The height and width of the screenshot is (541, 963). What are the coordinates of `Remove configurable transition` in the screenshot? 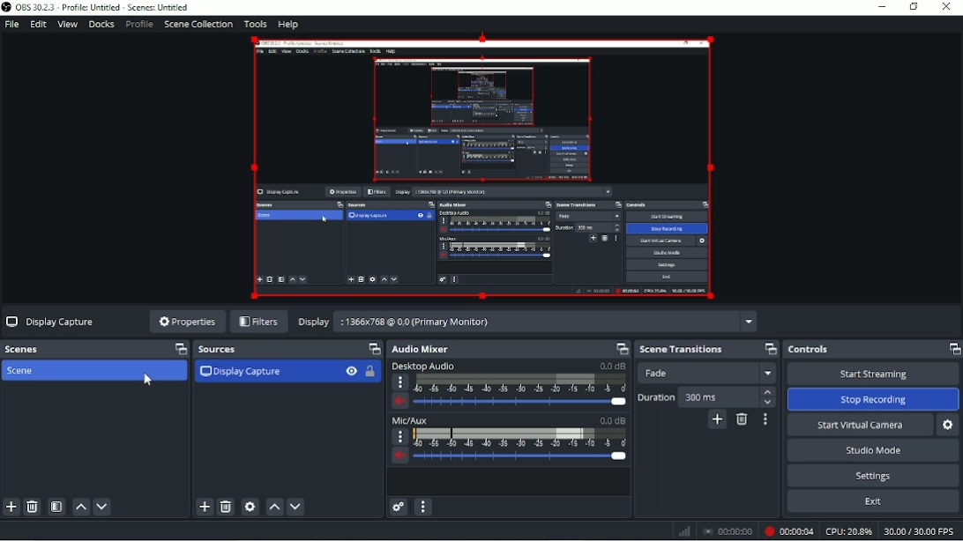 It's located at (742, 421).